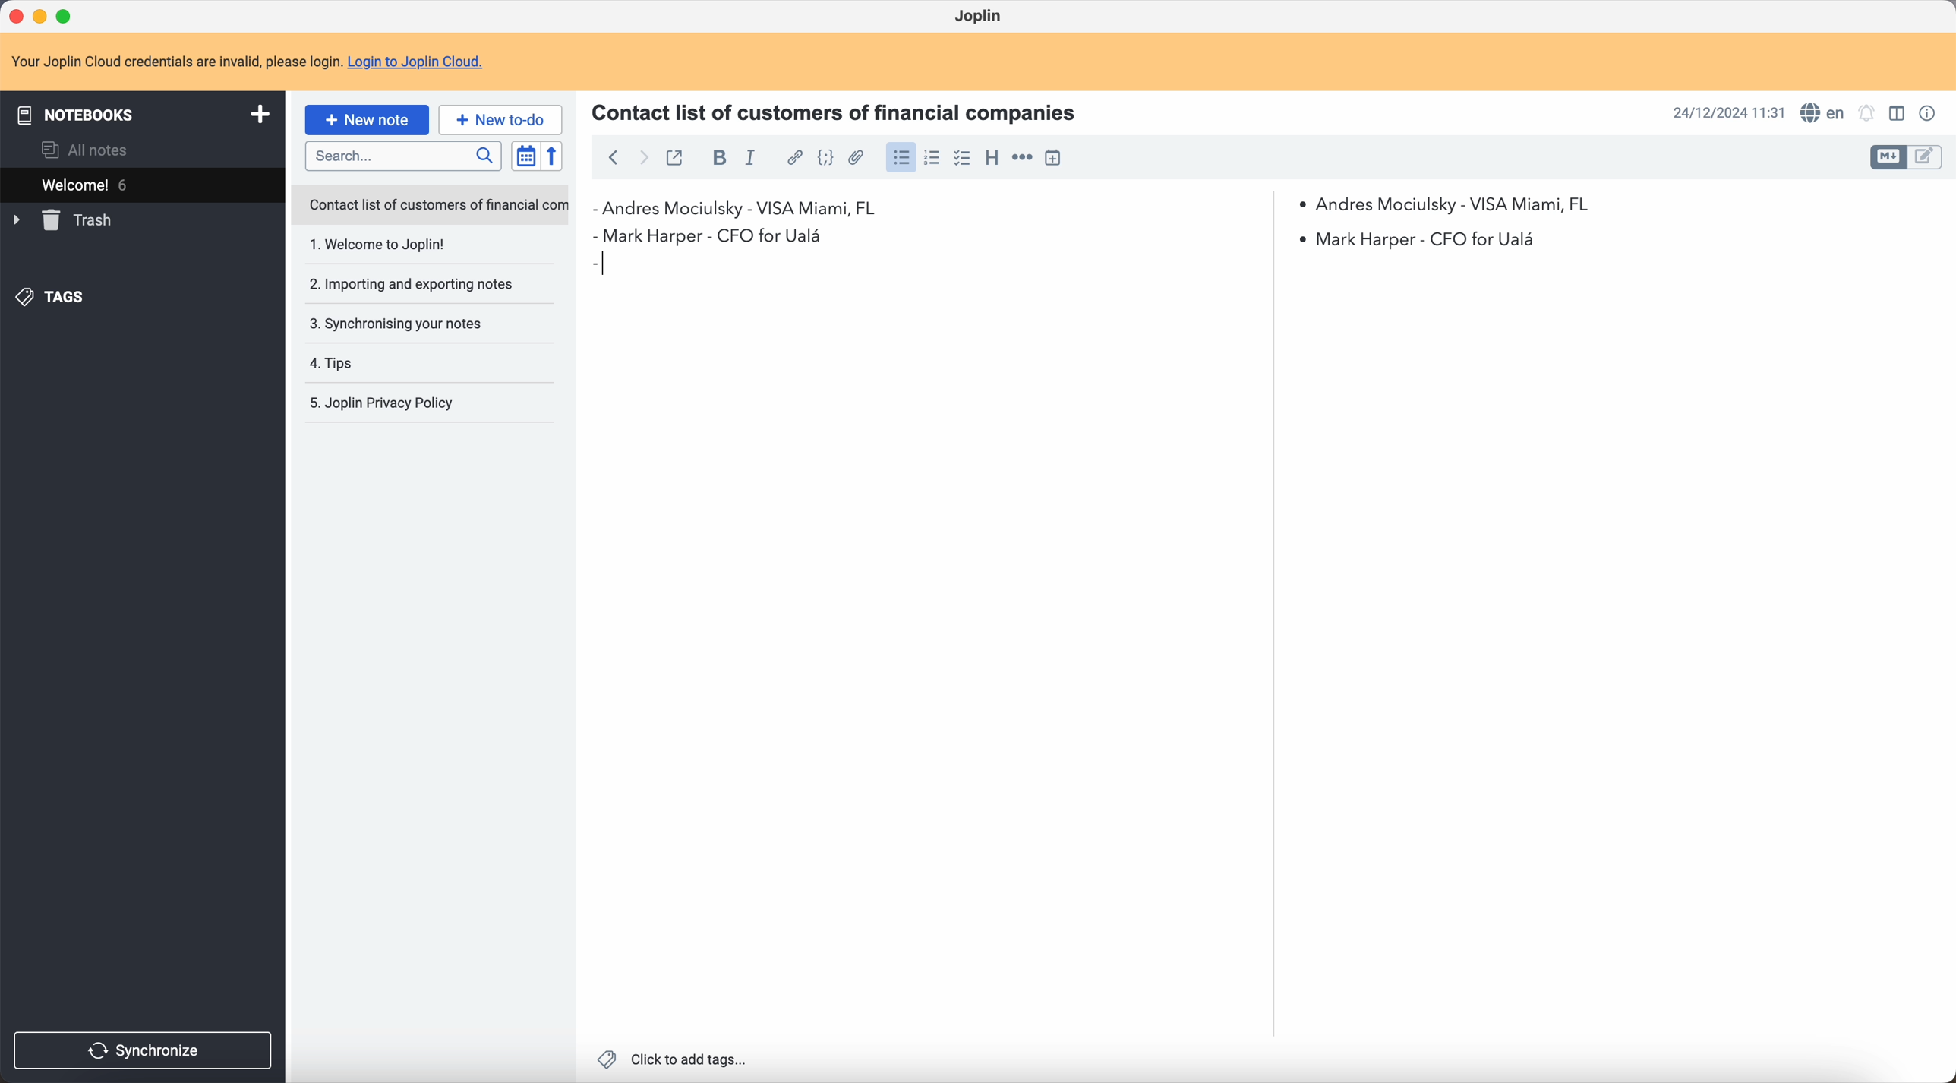  I want to click on note properties, so click(1930, 114).